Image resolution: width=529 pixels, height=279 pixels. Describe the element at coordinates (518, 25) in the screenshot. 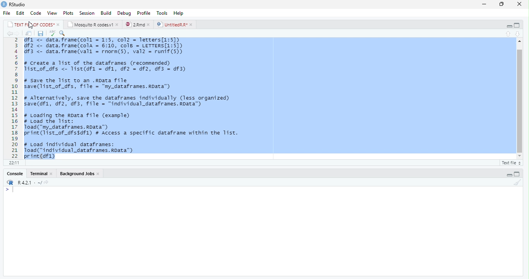

I see `Full Height` at that location.